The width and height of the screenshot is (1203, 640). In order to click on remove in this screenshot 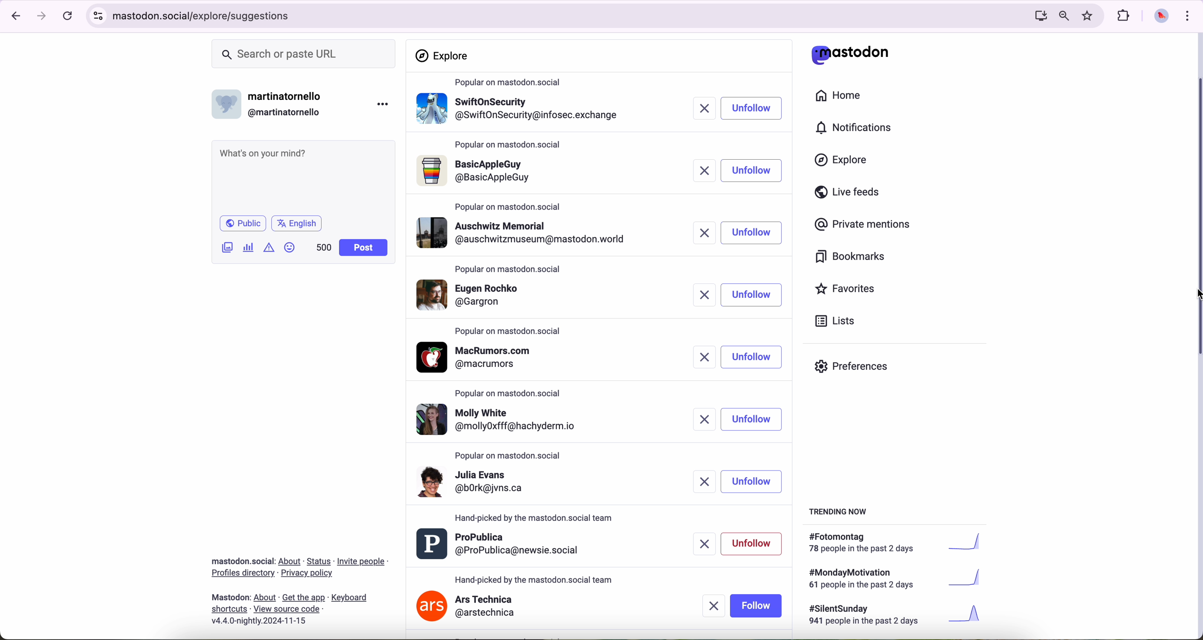, I will do `click(701, 109)`.